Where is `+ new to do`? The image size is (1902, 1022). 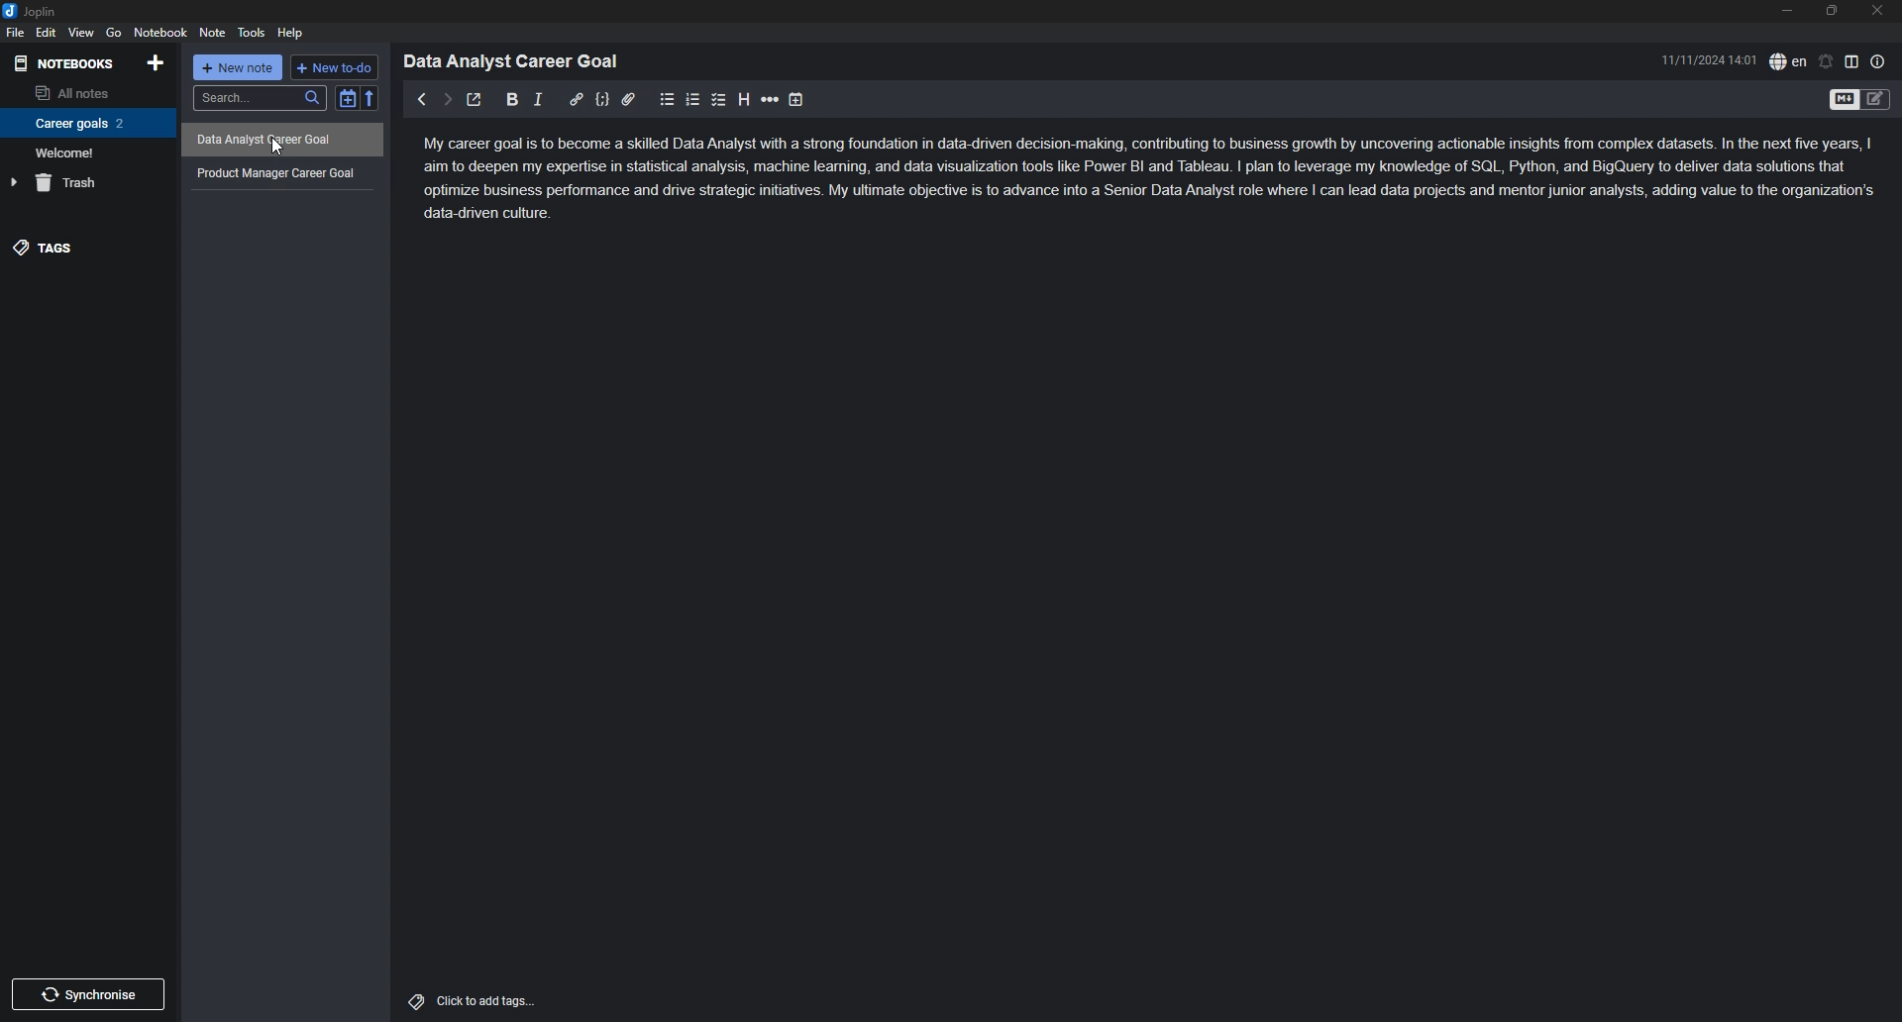 + new to do is located at coordinates (333, 67).